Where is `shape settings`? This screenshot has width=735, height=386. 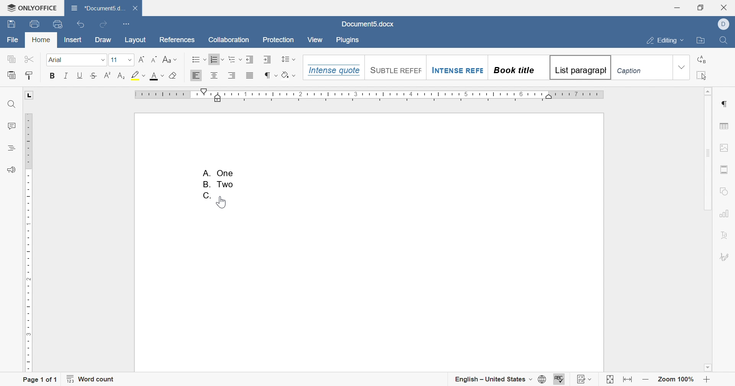 shape settings is located at coordinates (723, 191).